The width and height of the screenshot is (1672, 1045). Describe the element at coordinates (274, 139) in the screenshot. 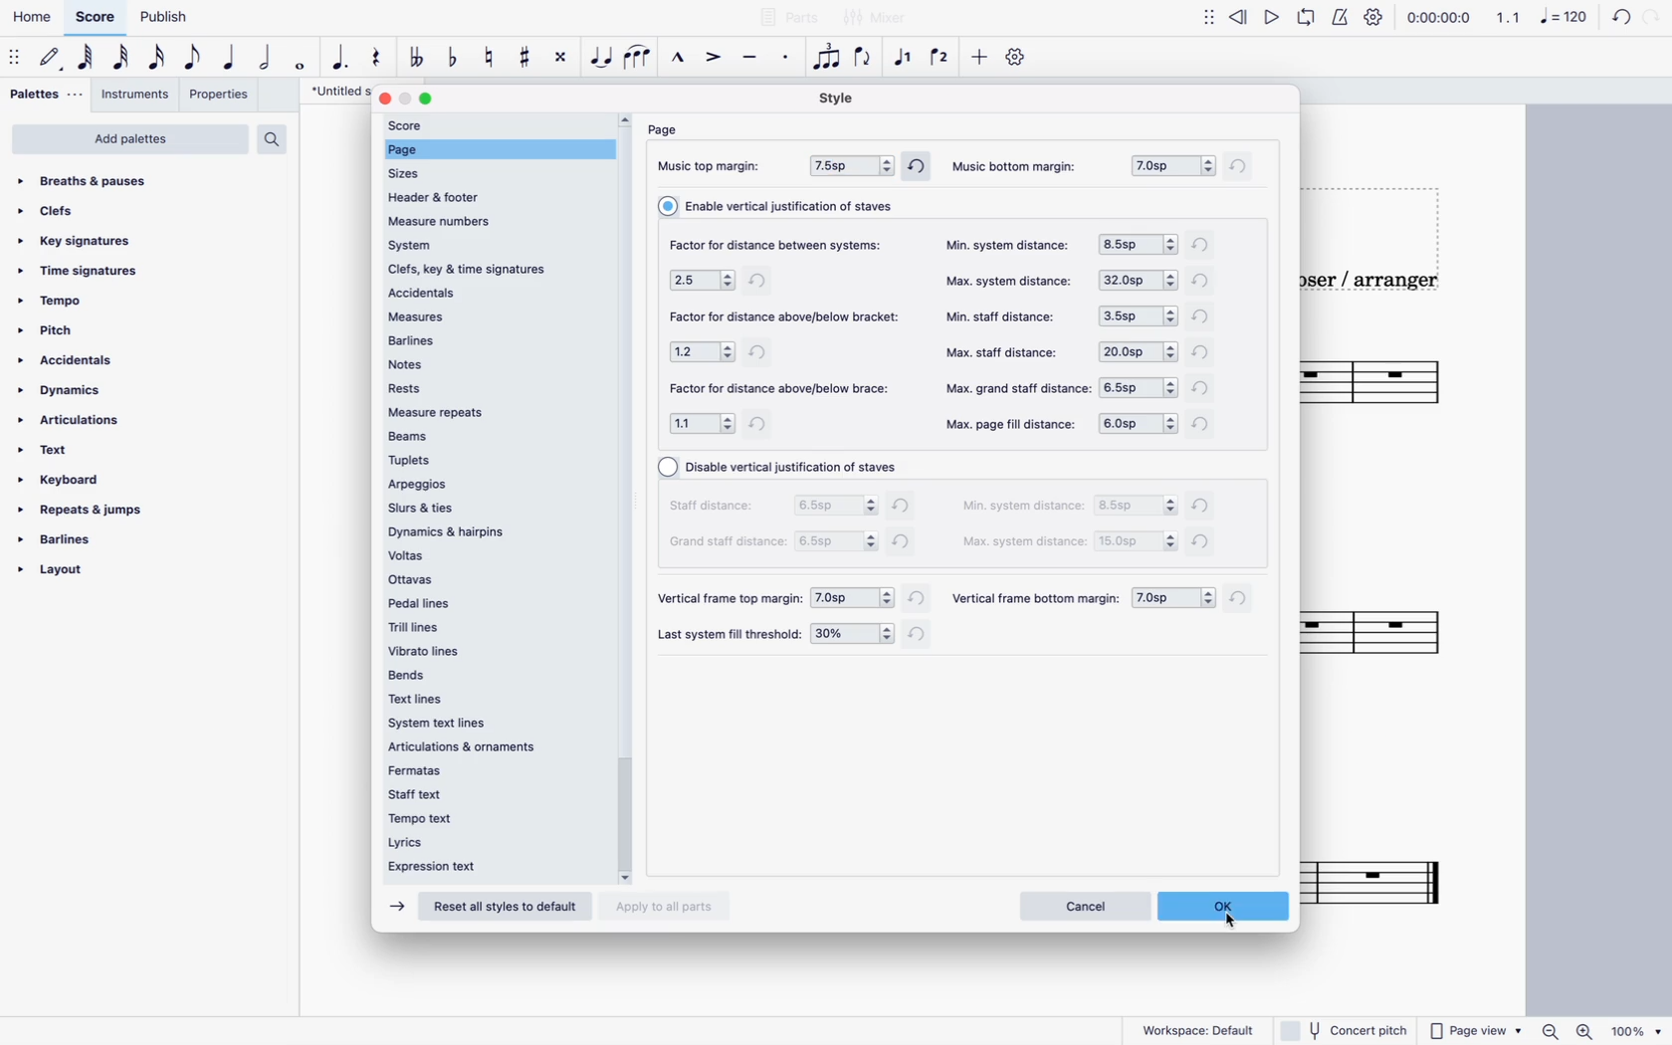

I see `search` at that location.